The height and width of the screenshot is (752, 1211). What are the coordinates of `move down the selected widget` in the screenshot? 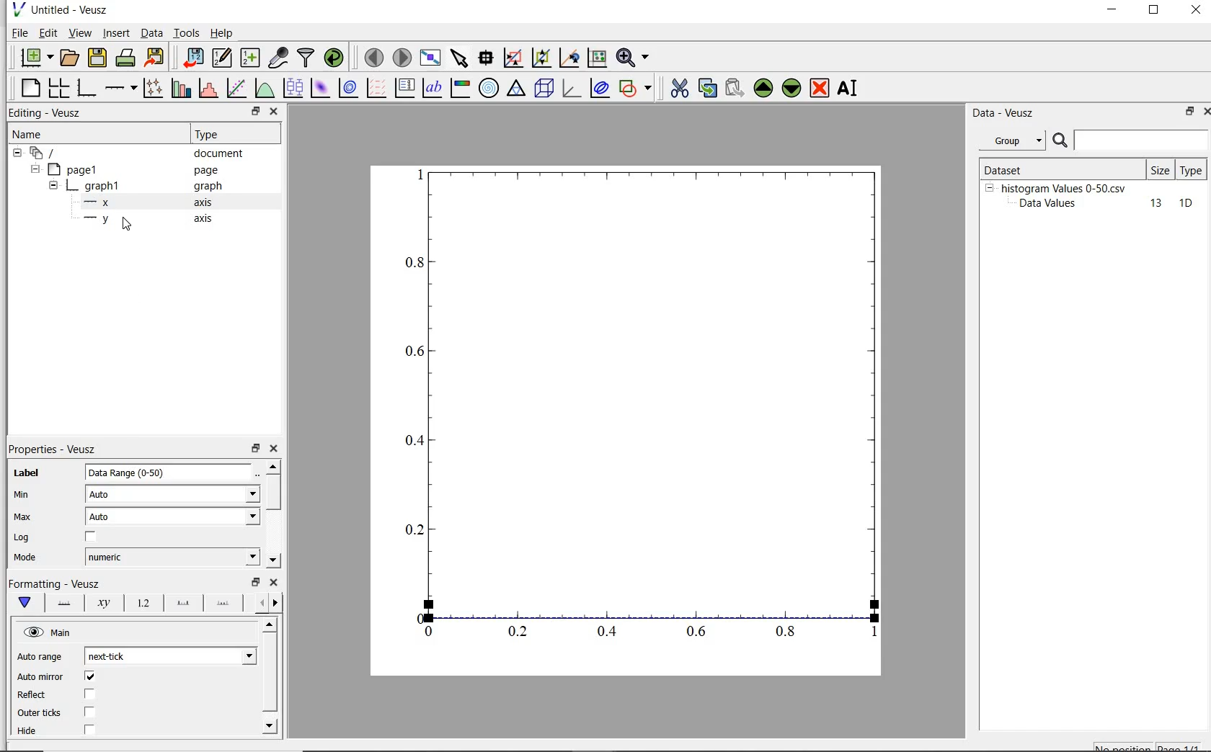 It's located at (791, 90).